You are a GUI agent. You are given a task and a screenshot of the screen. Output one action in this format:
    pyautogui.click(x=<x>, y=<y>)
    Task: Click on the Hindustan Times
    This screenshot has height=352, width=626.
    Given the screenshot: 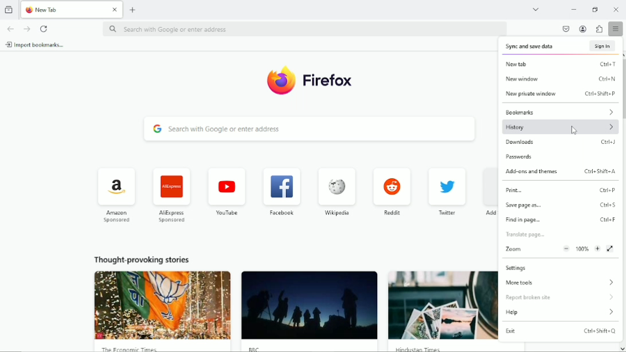 What is the action you would take?
    pyautogui.click(x=421, y=349)
    